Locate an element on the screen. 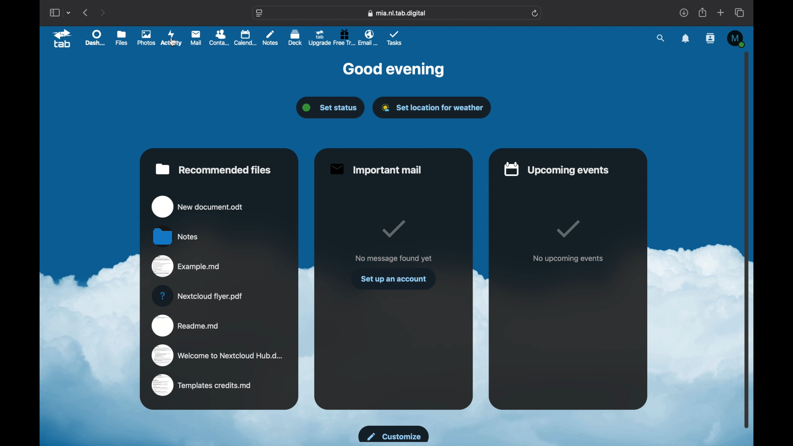  tick mark is located at coordinates (567, 229).